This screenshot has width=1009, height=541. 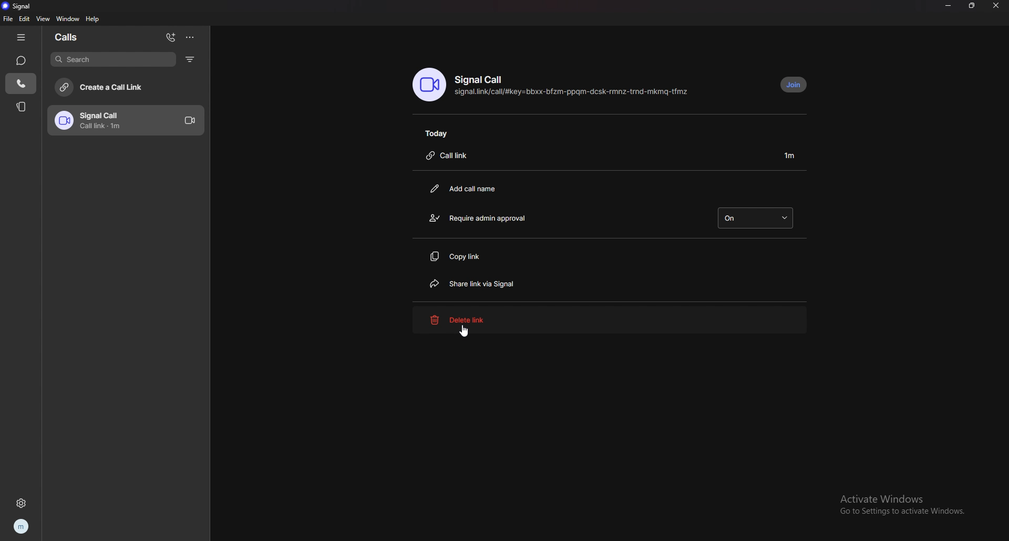 I want to click on today, so click(x=439, y=133).